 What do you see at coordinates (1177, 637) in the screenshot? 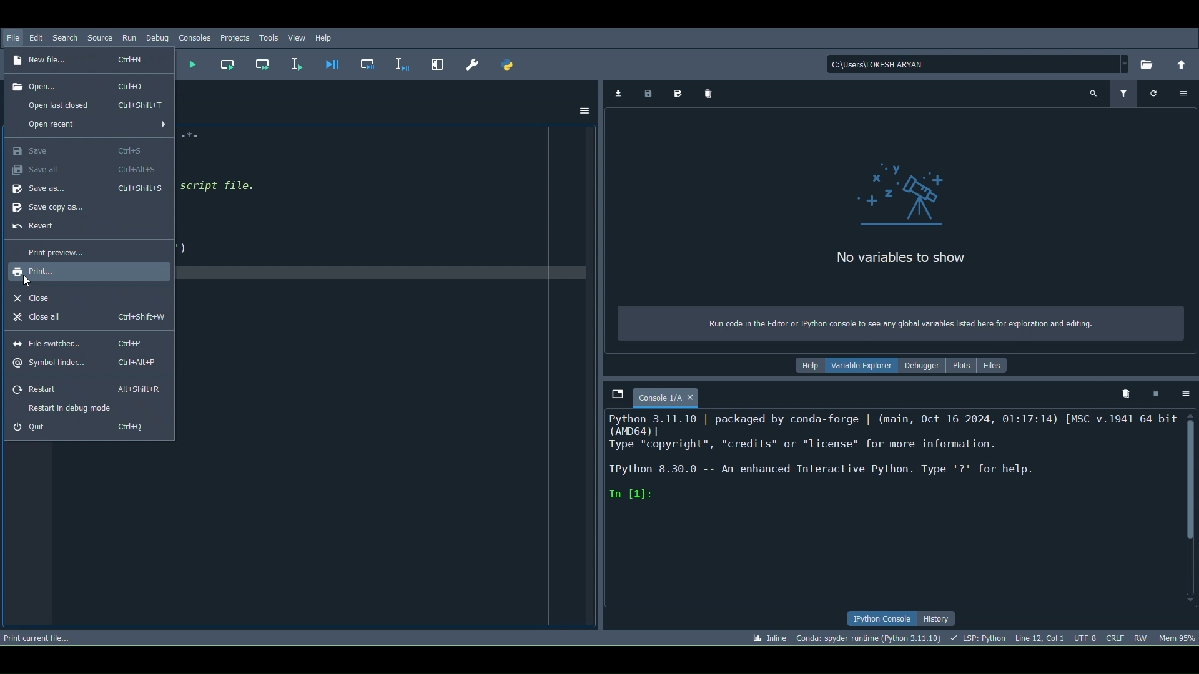
I see `Global memory usage` at bounding box center [1177, 637].